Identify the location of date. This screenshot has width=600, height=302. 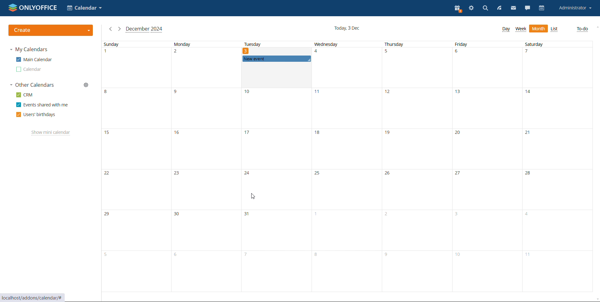
(487, 68).